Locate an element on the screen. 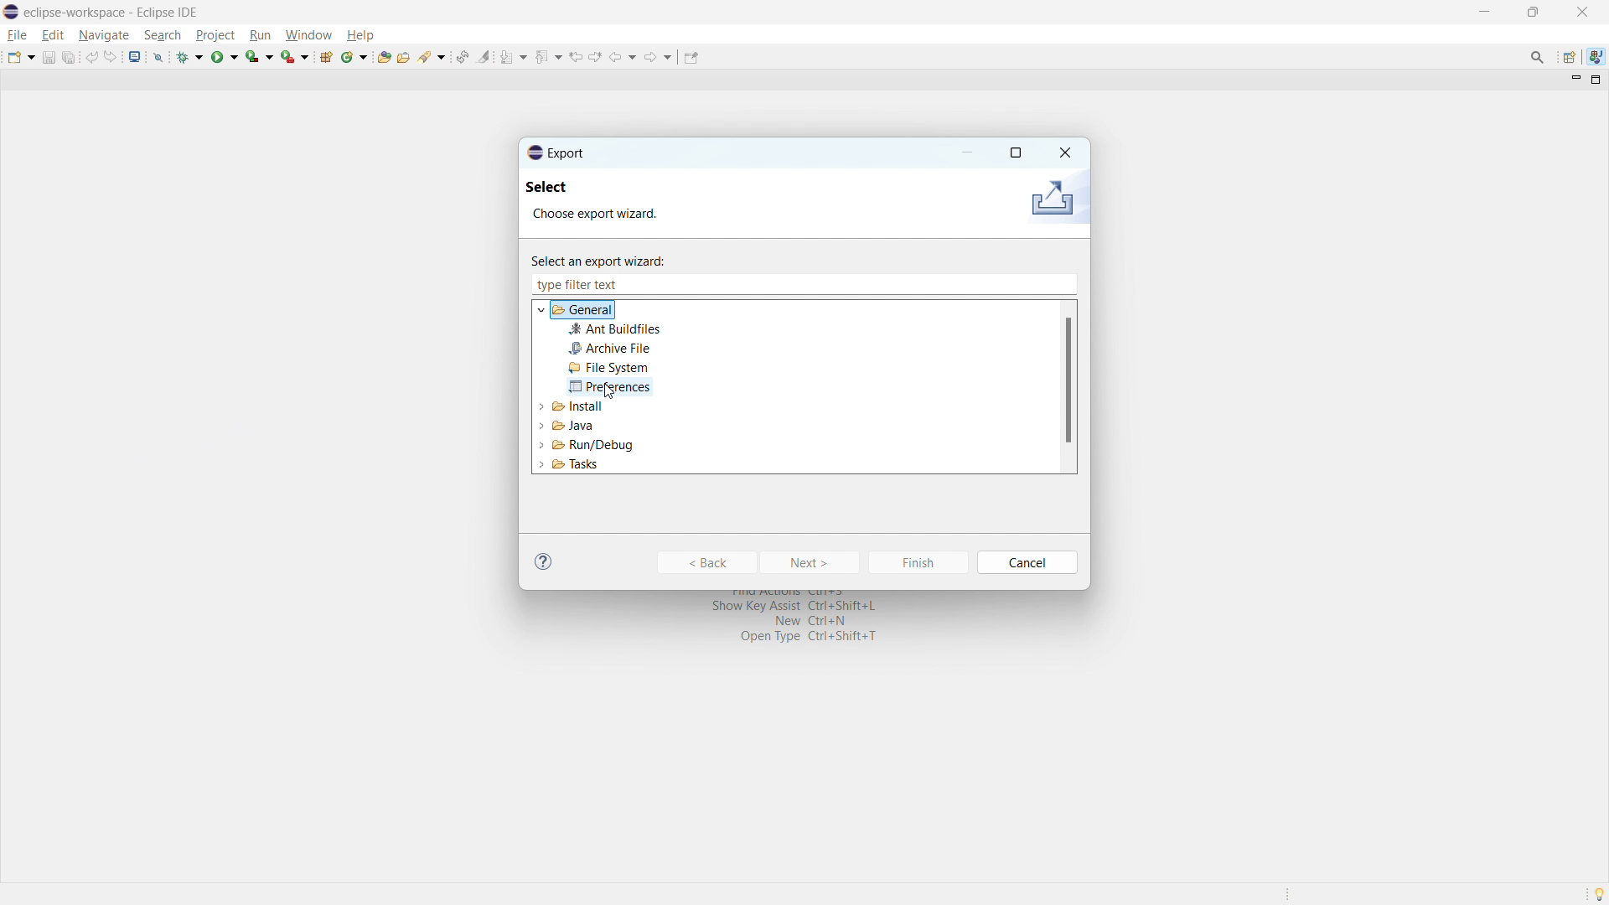 Image resolution: width=1609 pixels, height=905 pixels. run is located at coordinates (260, 35).